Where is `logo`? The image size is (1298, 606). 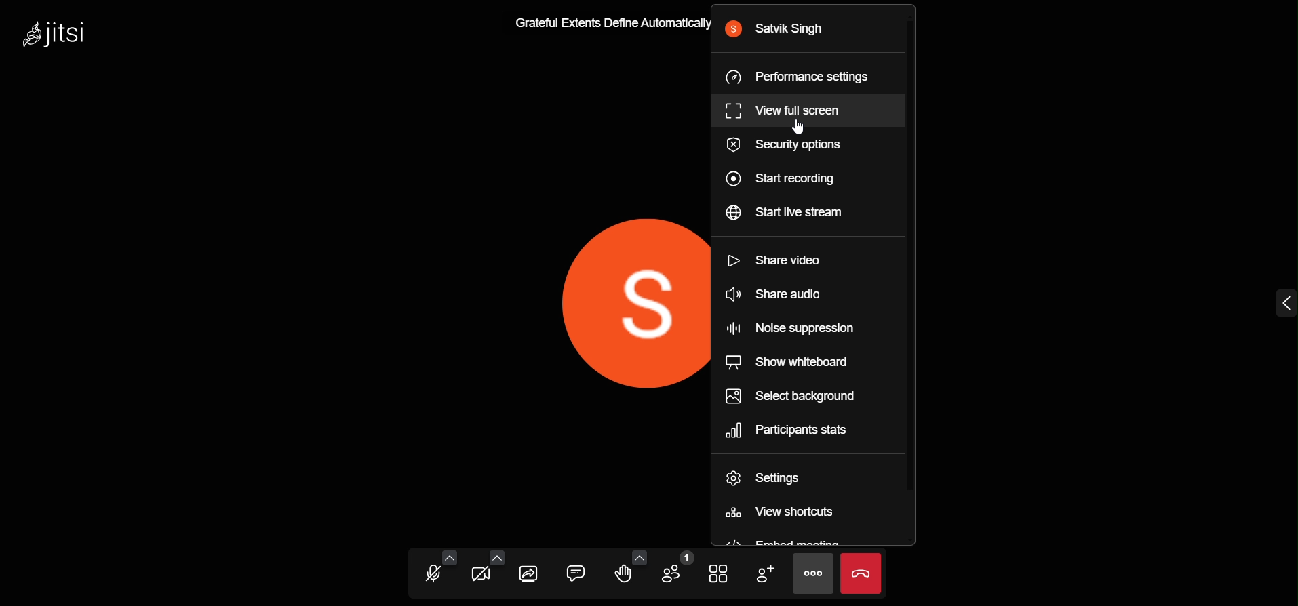
logo is located at coordinates (56, 37).